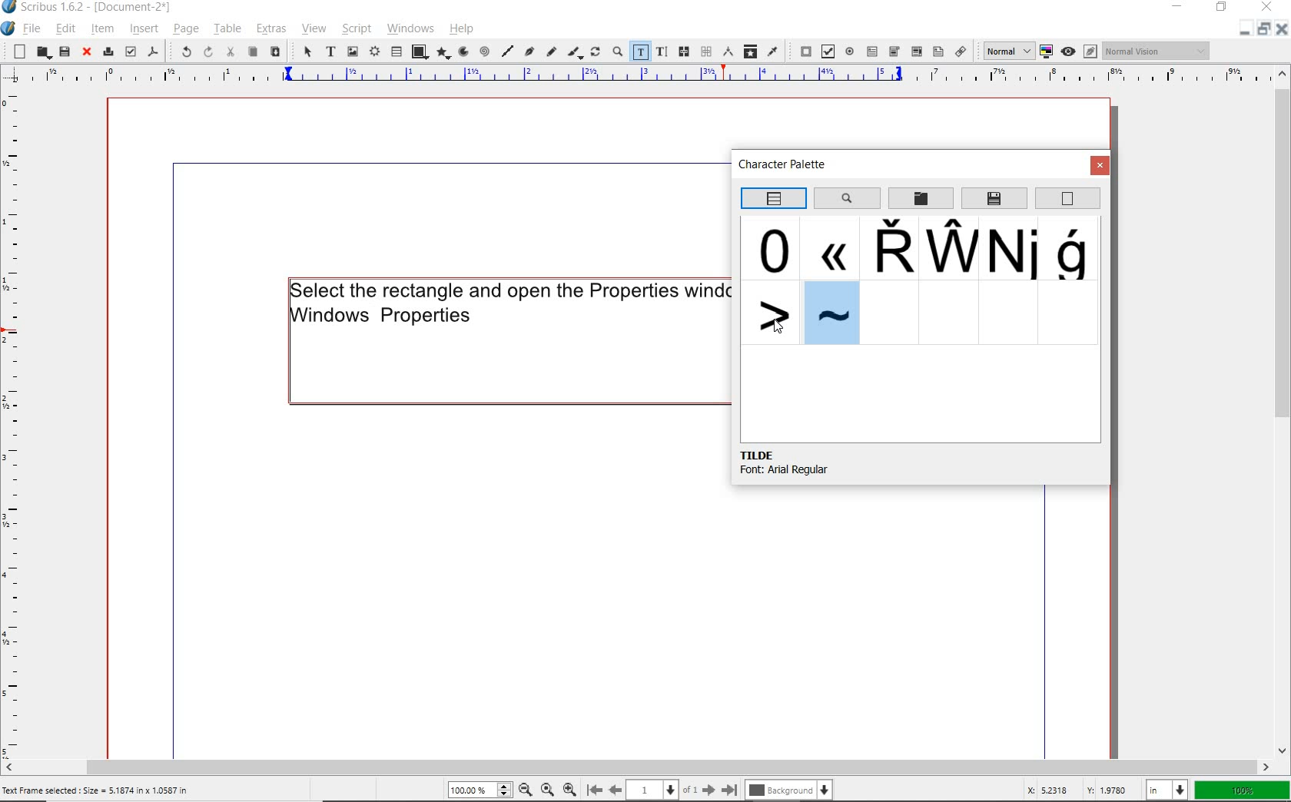  What do you see at coordinates (107, 51) in the screenshot?
I see `print` at bounding box center [107, 51].